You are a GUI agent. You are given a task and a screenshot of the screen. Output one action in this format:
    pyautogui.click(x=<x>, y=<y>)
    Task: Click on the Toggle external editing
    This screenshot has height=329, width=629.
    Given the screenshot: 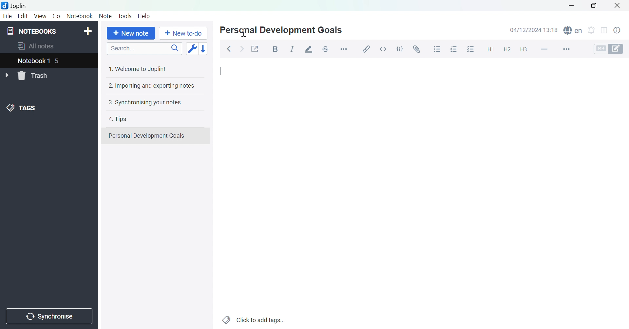 What is the action you would take?
    pyautogui.click(x=255, y=48)
    